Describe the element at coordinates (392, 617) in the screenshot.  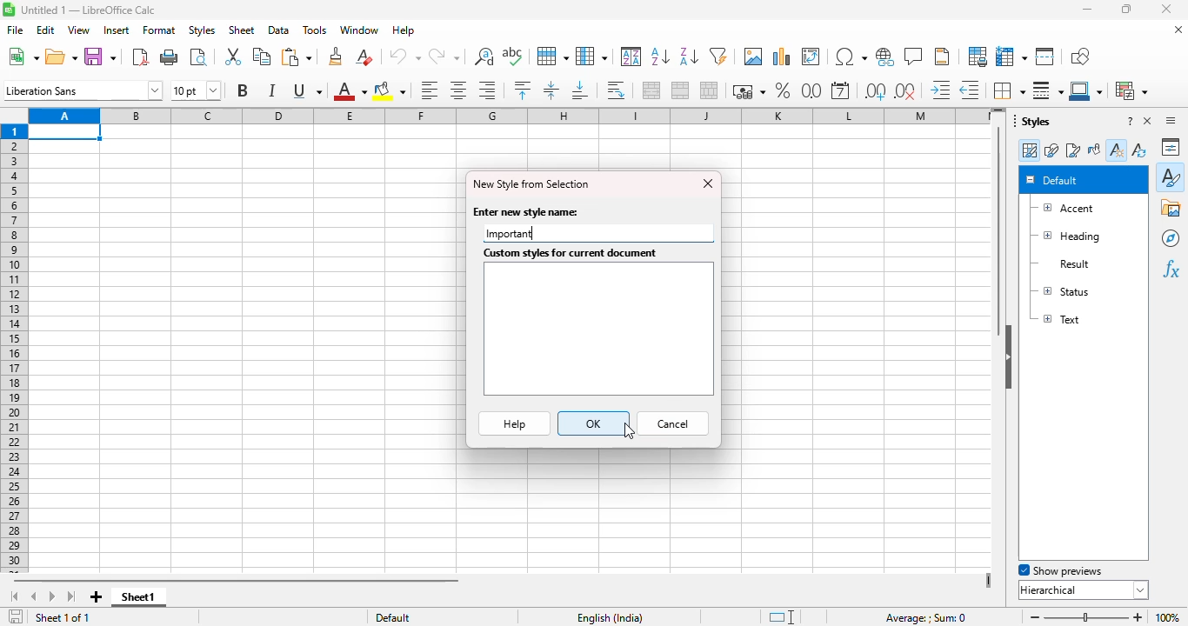
I see `default` at that location.